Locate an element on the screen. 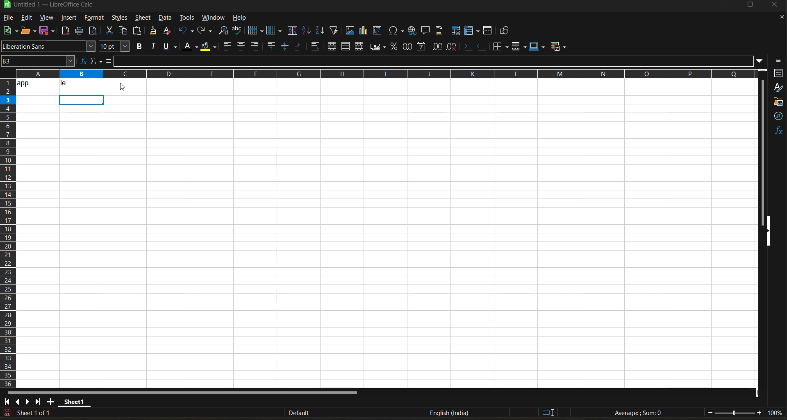 The height and width of the screenshot is (420, 787). sheet name is located at coordinates (73, 400).